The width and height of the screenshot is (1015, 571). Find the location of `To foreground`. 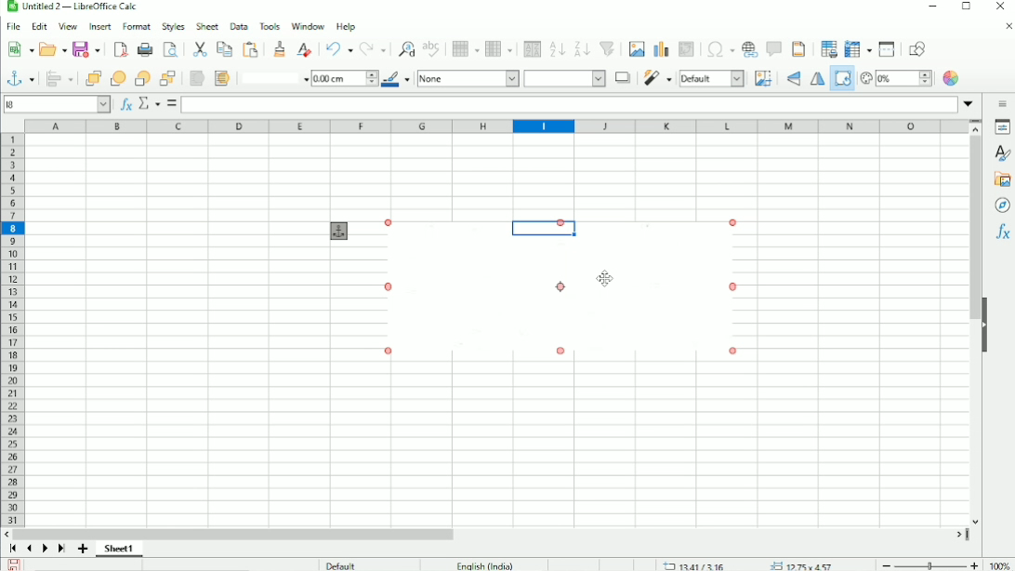

To foreground is located at coordinates (197, 78).